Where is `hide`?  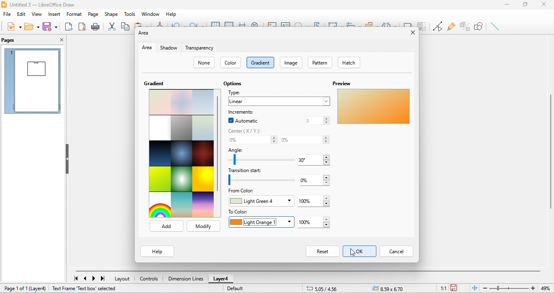
hide is located at coordinates (69, 158).